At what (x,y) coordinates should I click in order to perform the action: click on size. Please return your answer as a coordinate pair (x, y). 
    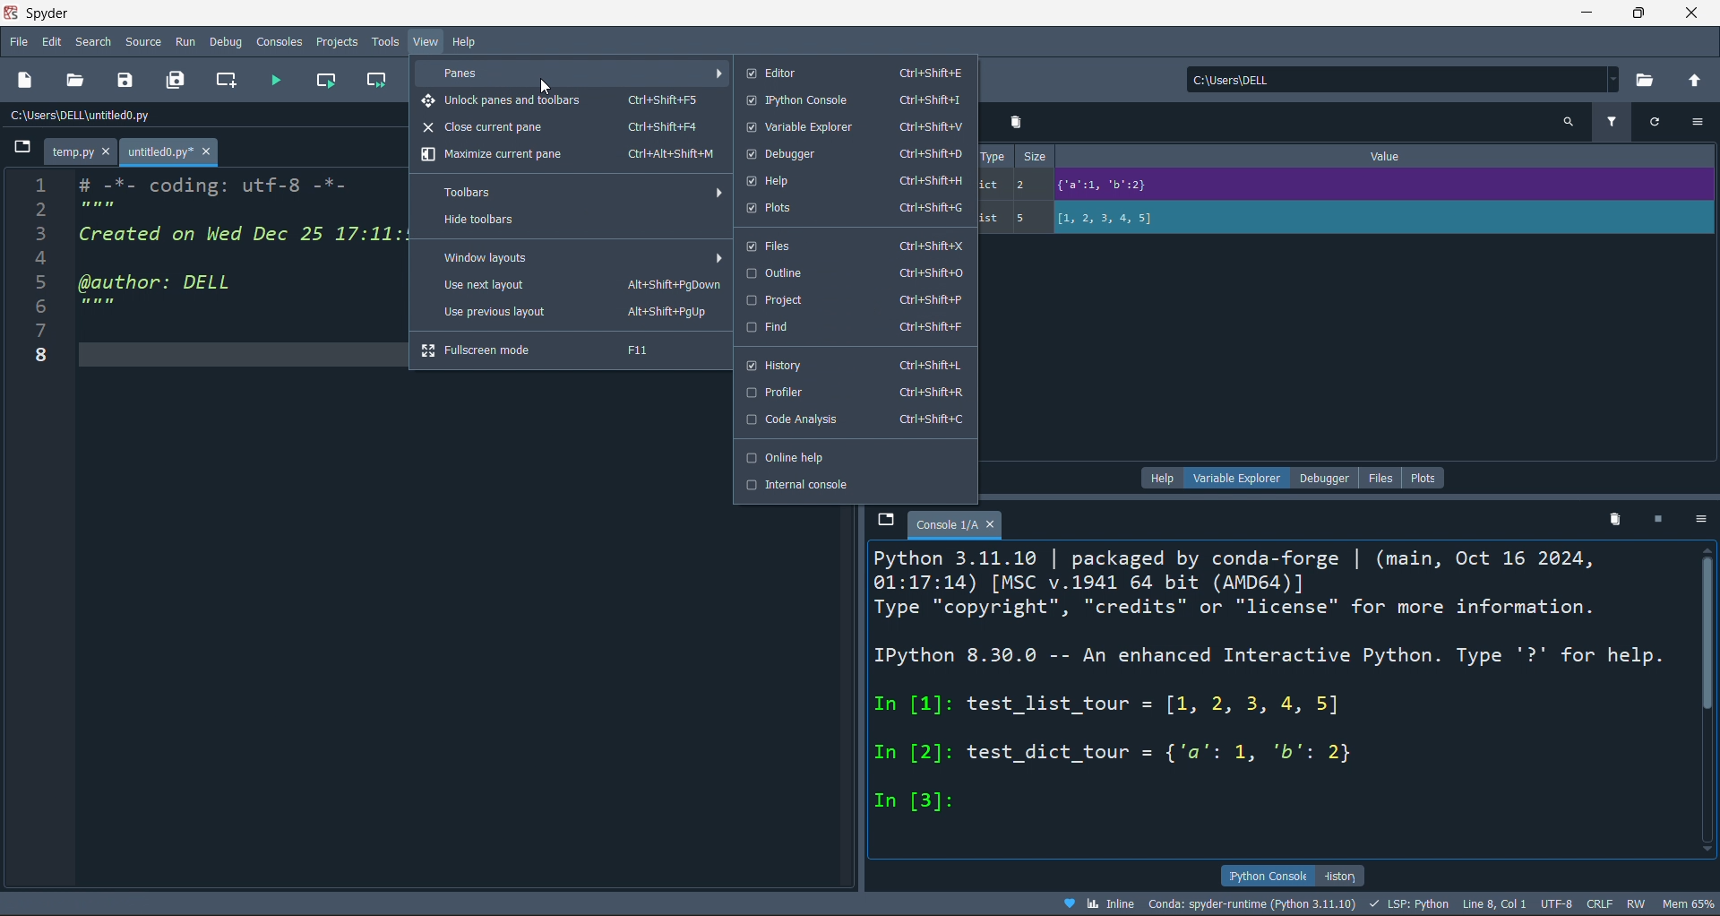
    Looking at the image, I should click on (1034, 157).